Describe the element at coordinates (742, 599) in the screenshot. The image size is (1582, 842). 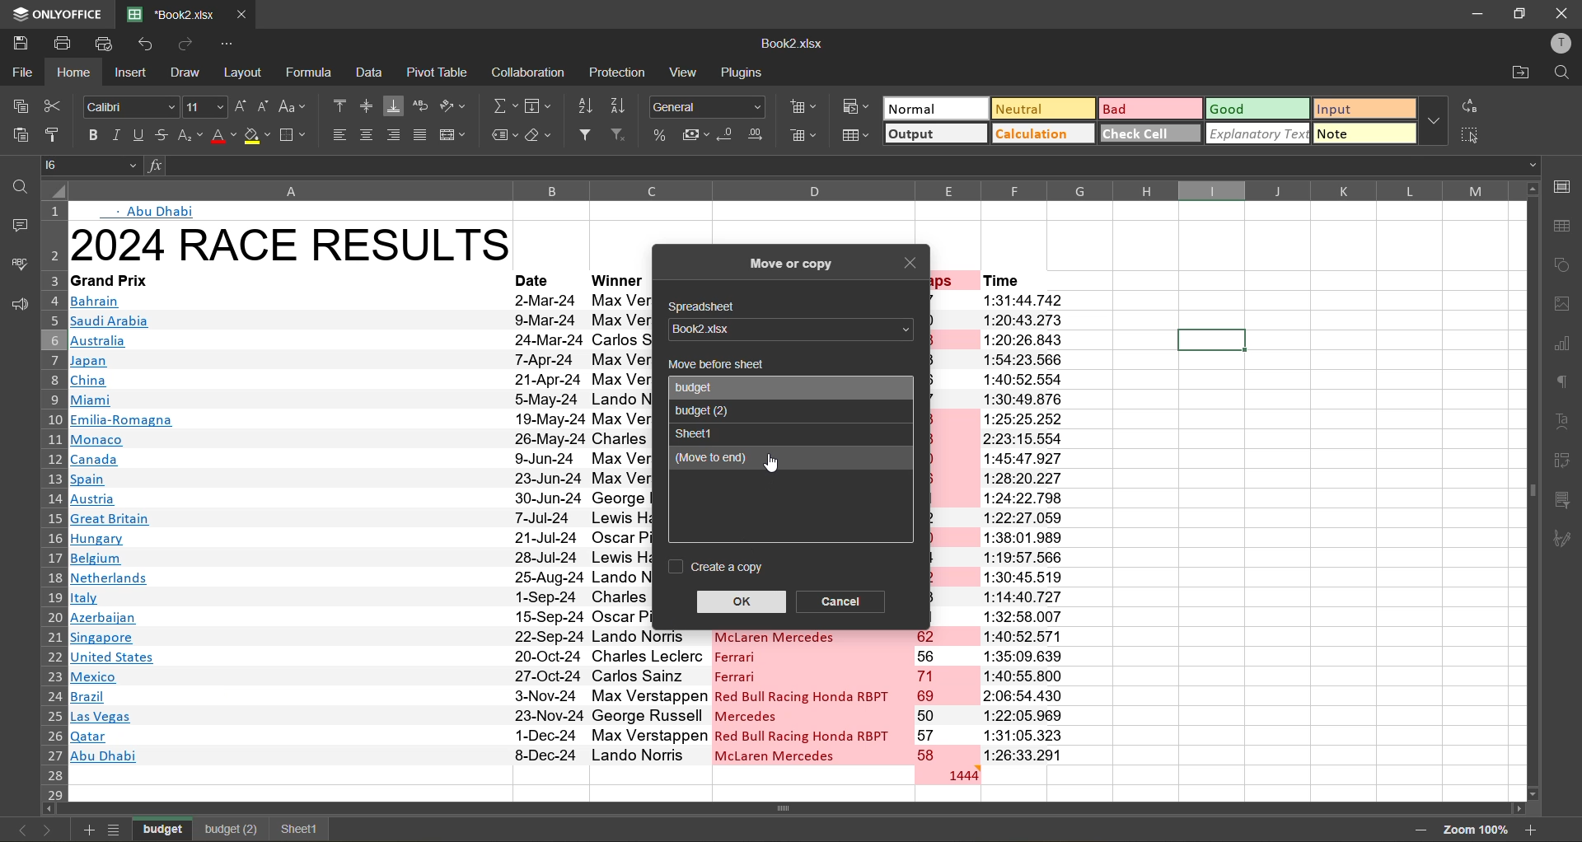
I see `ok` at that location.